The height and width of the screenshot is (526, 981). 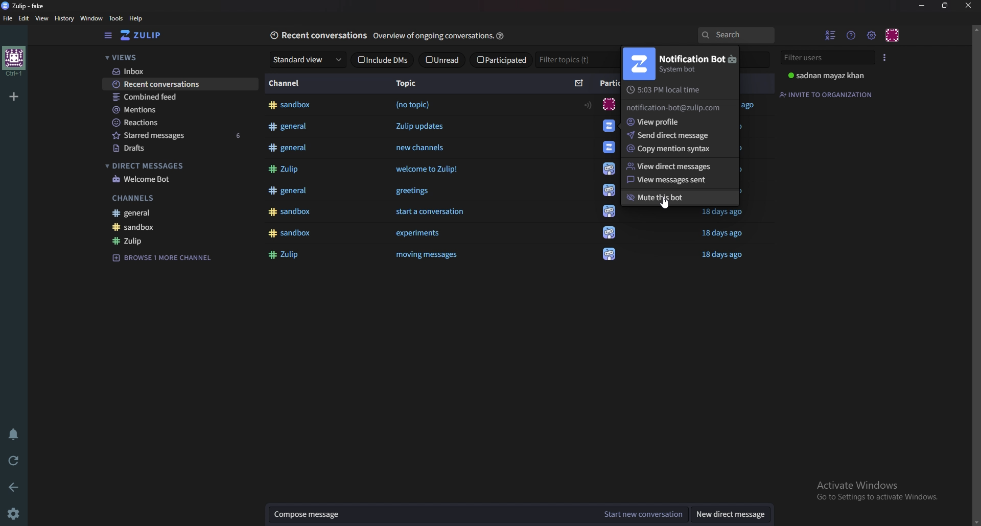 What do you see at coordinates (116, 18) in the screenshot?
I see `Tools` at bounding box center [116, 18].